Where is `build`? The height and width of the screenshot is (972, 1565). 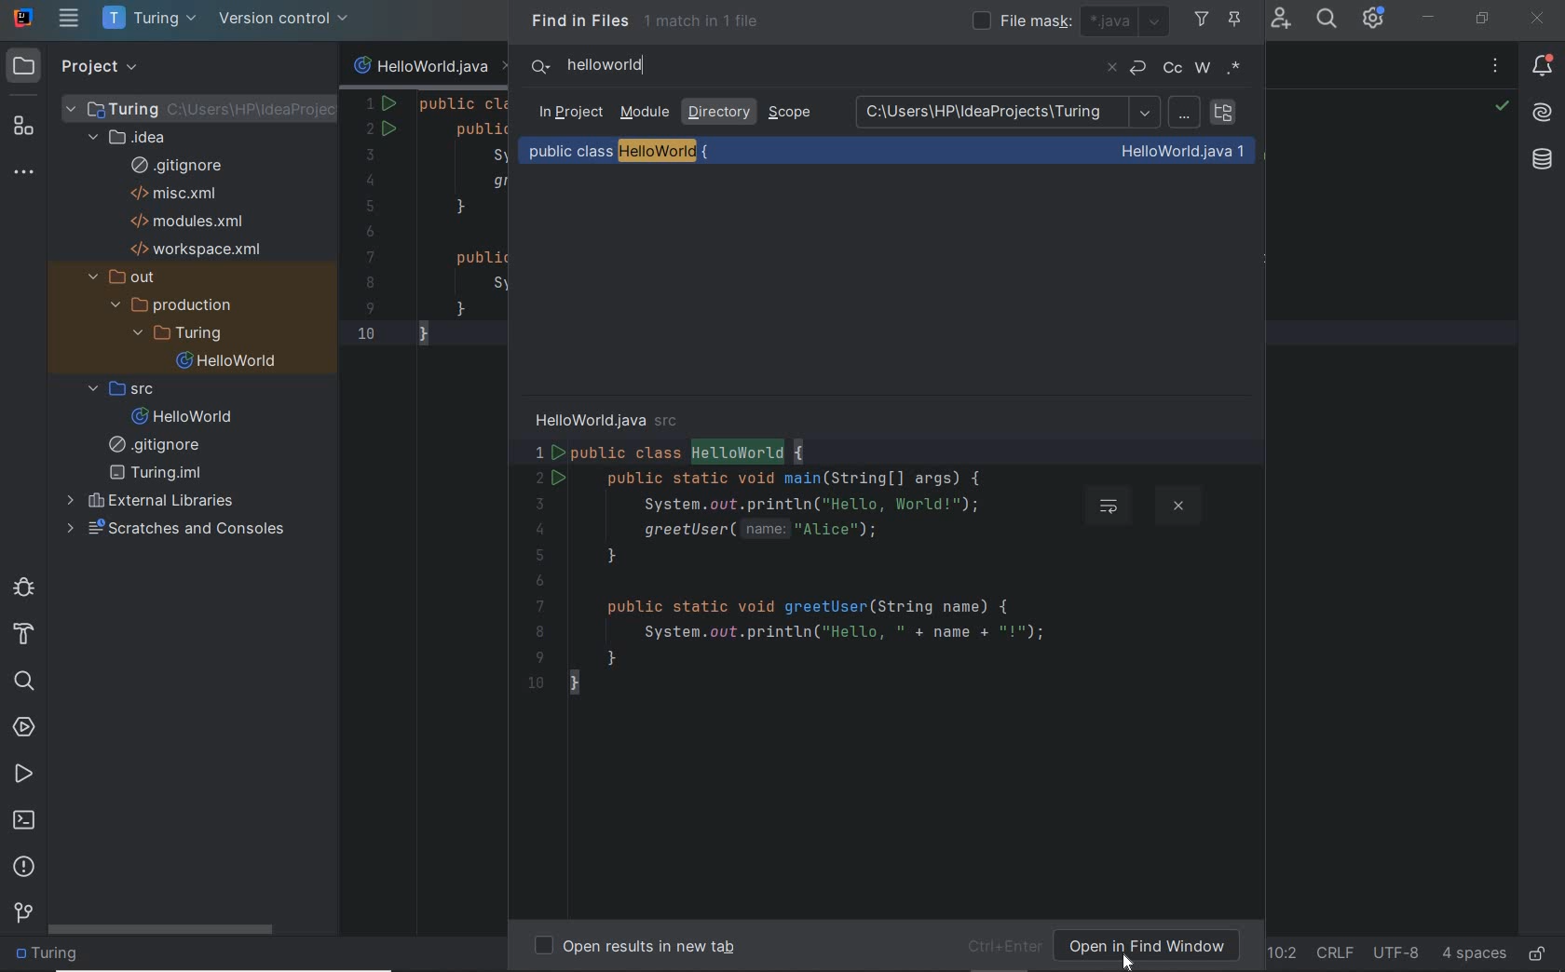 build is located at coordinates (27, 638).